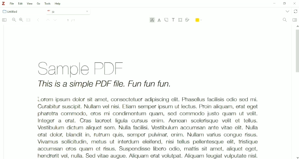 This screenshot has width=299, height=159. I want to click on Vertical scrollbar, so click(296, 52).